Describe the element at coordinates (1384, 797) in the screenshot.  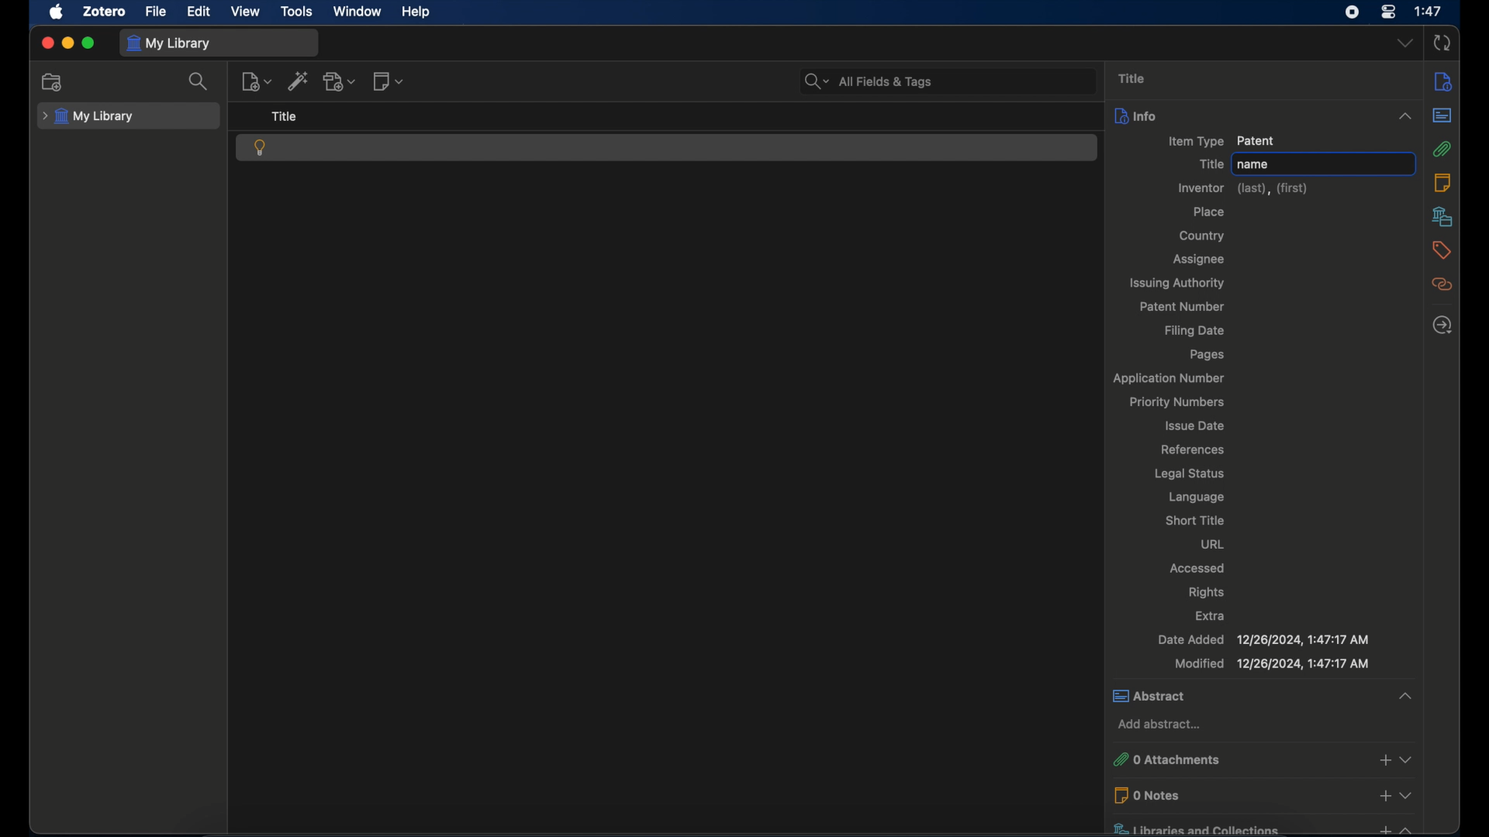
I see `add` at that location.